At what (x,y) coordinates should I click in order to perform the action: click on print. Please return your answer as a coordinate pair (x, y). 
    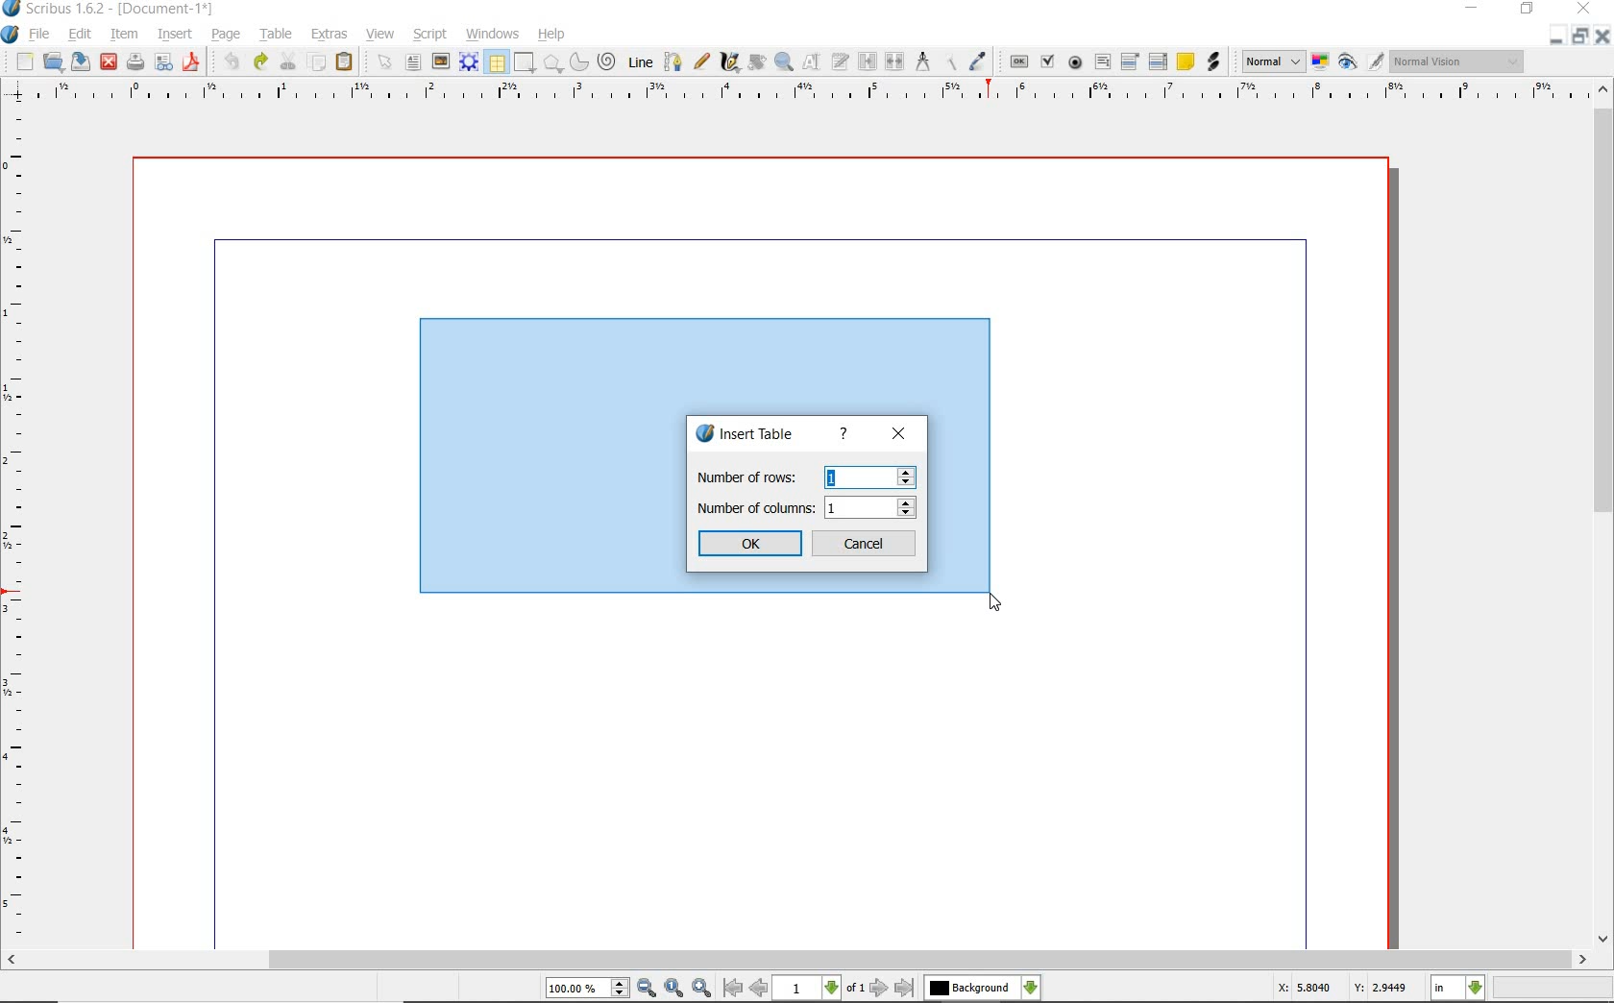
    Looking at the image, I should click on (134, 61).